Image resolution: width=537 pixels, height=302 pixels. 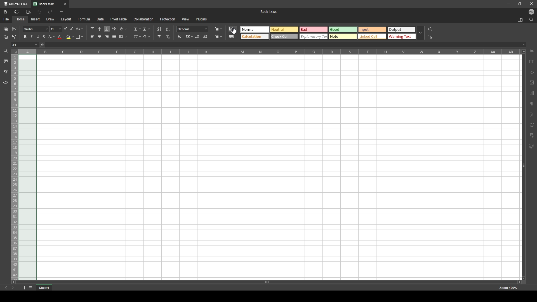 What do you see at coordinates (15, 29) in the screenshot?
I see `cut` at bounding box center [15, 29].